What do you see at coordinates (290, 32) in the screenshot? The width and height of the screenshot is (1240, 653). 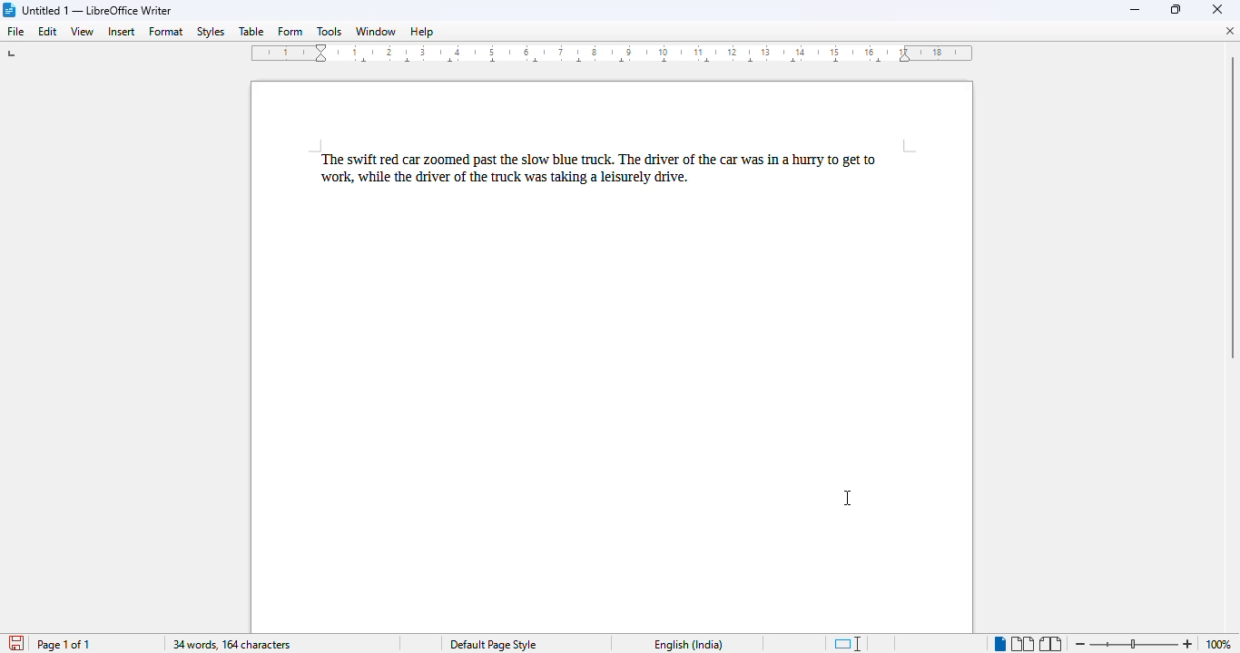 I see `form` at bounding box center [290, 32].